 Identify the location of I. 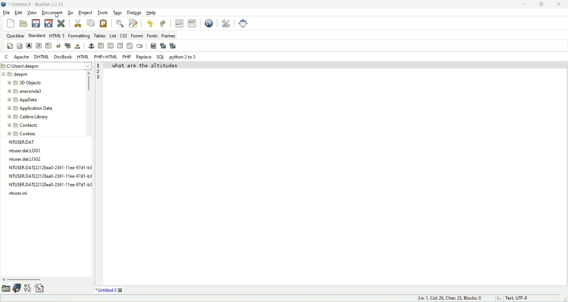
(500, 298).